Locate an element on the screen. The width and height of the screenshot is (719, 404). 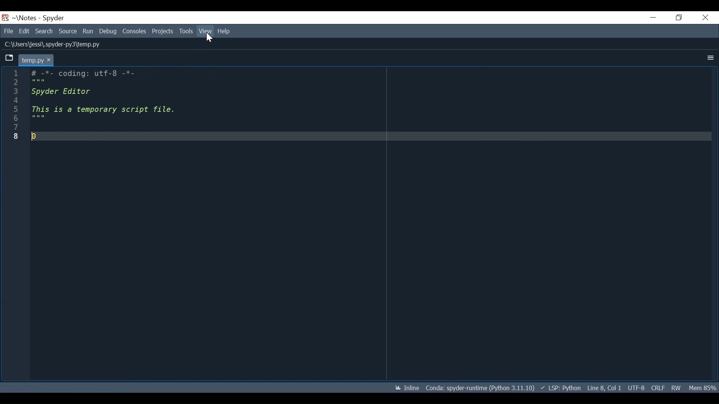
Spyder Desktop Icon is located at coordinates (5, 18).